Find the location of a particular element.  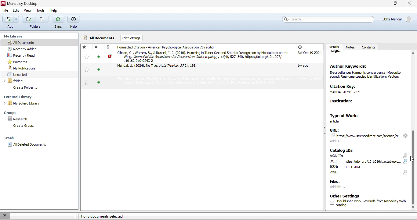

add is located at coordinates (11, 22).